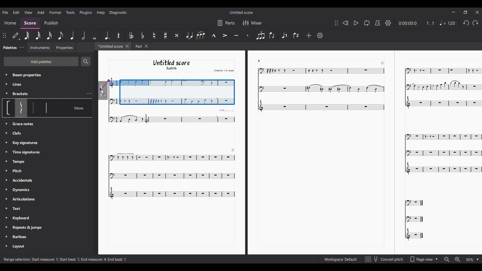  What do you see at coordinates (201, 35) in the screenshot?
I see `Slur` at bounding box center [201, 35].